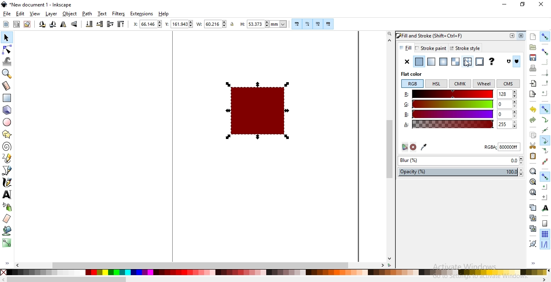 The height and width of the screenshot is (282, 551). Describe the element at coordinates (443, 62) in the screenshot. I see `radial gradient` at that location.